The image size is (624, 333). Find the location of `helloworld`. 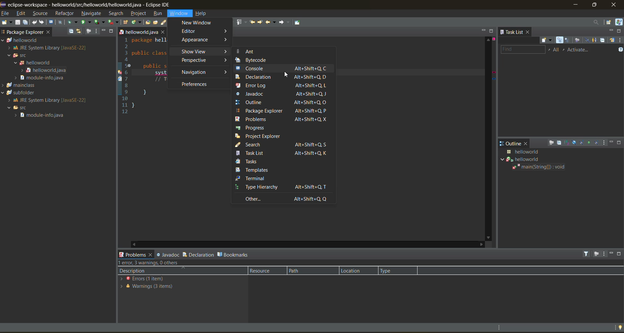

helloworld is located at coordinates (41, 62).